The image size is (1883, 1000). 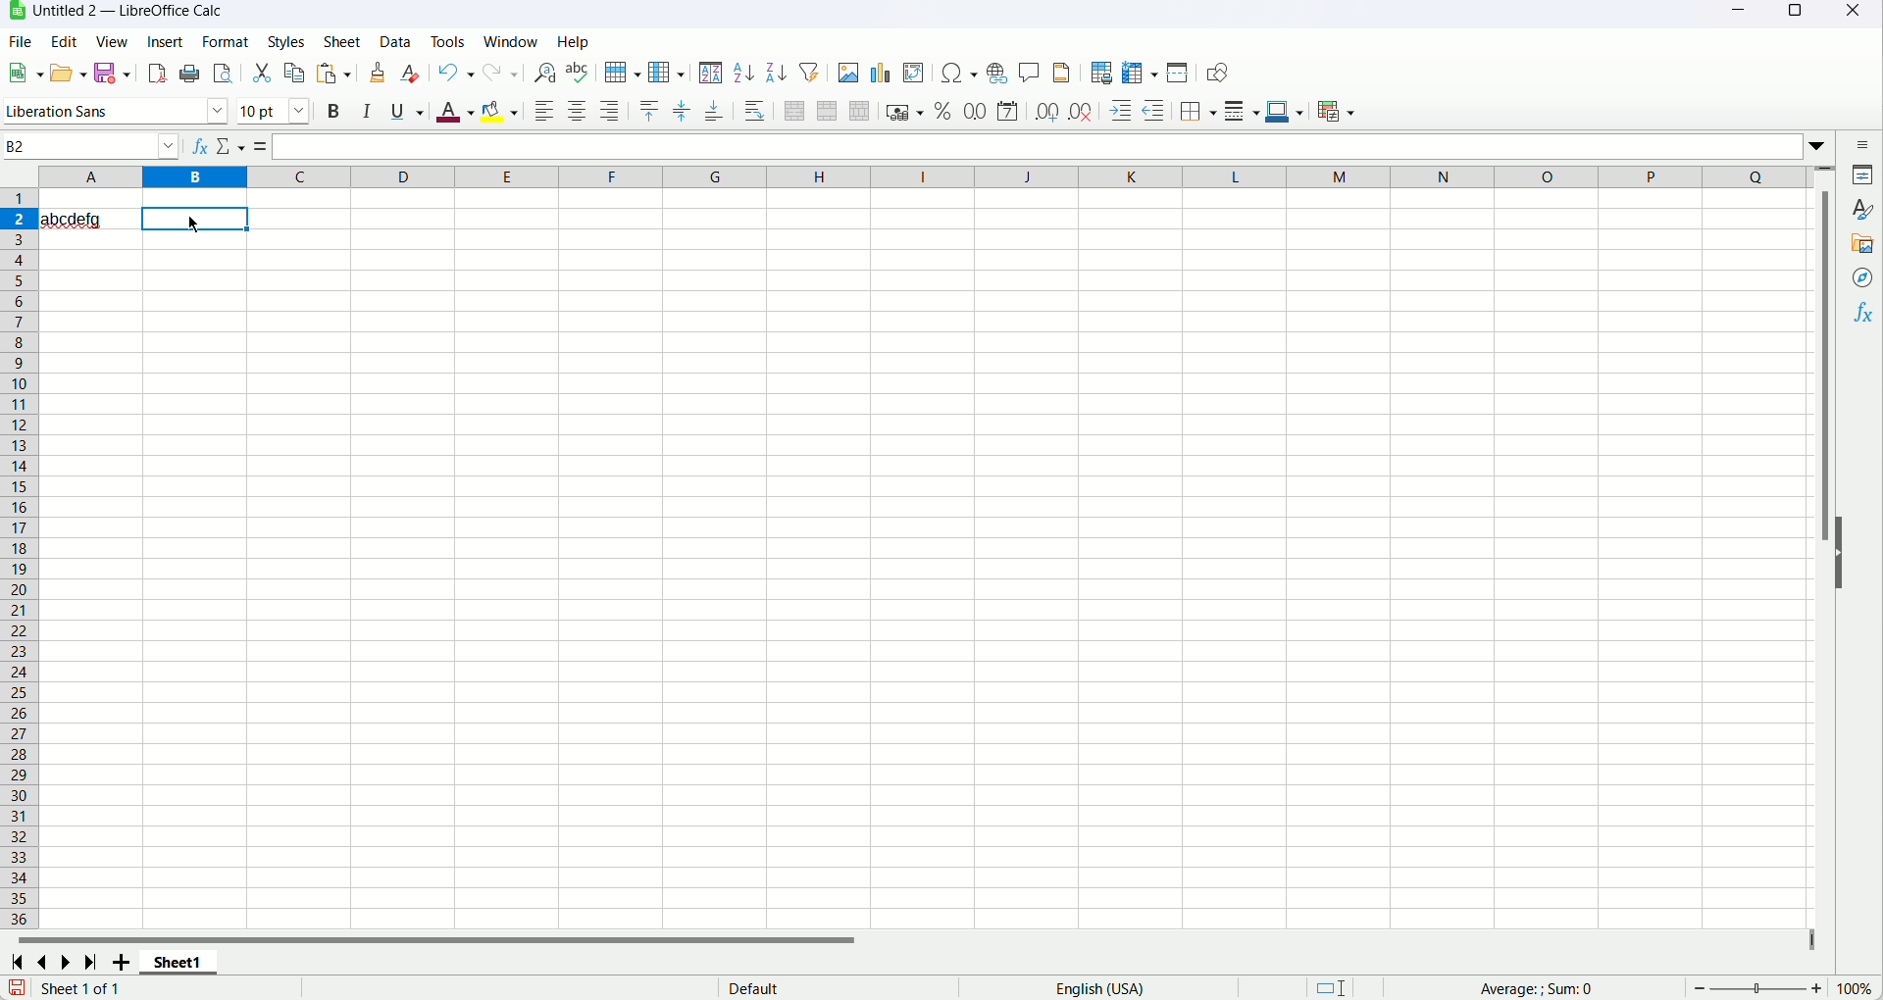 I want to click on format as currency, so click(x=904, y=112).